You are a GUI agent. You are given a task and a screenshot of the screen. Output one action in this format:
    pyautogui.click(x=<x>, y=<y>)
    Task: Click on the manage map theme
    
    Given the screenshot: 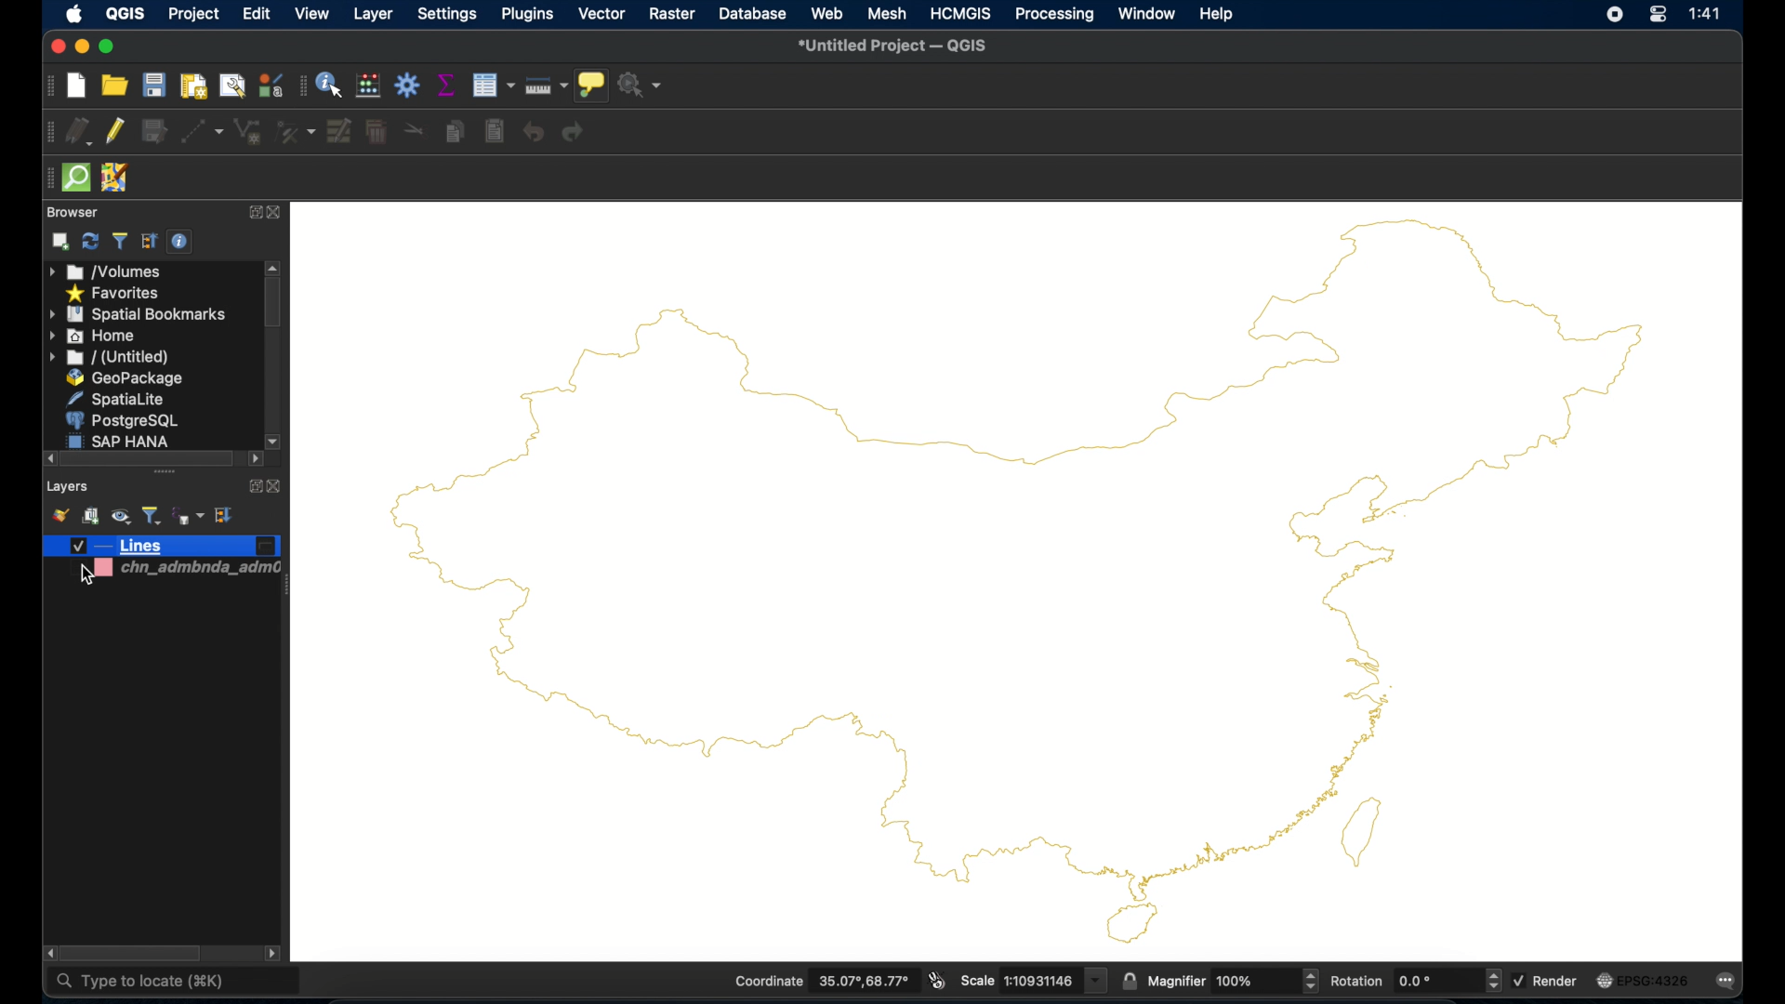 What is the action you would take?
    pyautogui.click(x=122, y=516)
    